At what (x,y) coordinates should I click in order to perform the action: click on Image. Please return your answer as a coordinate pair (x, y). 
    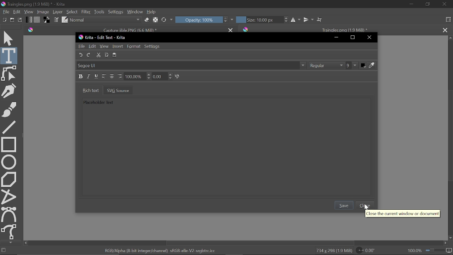
    Looking at the image, I should click on (42, 12).